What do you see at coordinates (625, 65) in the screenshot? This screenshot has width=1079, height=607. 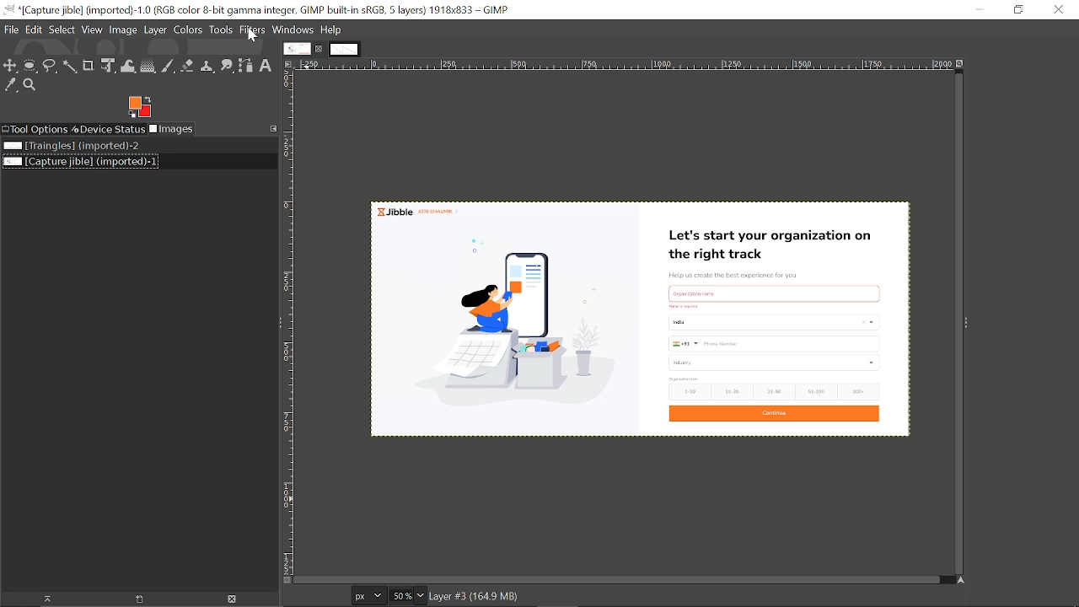 I see `Horizontal label` at bounding box center [625, 65].